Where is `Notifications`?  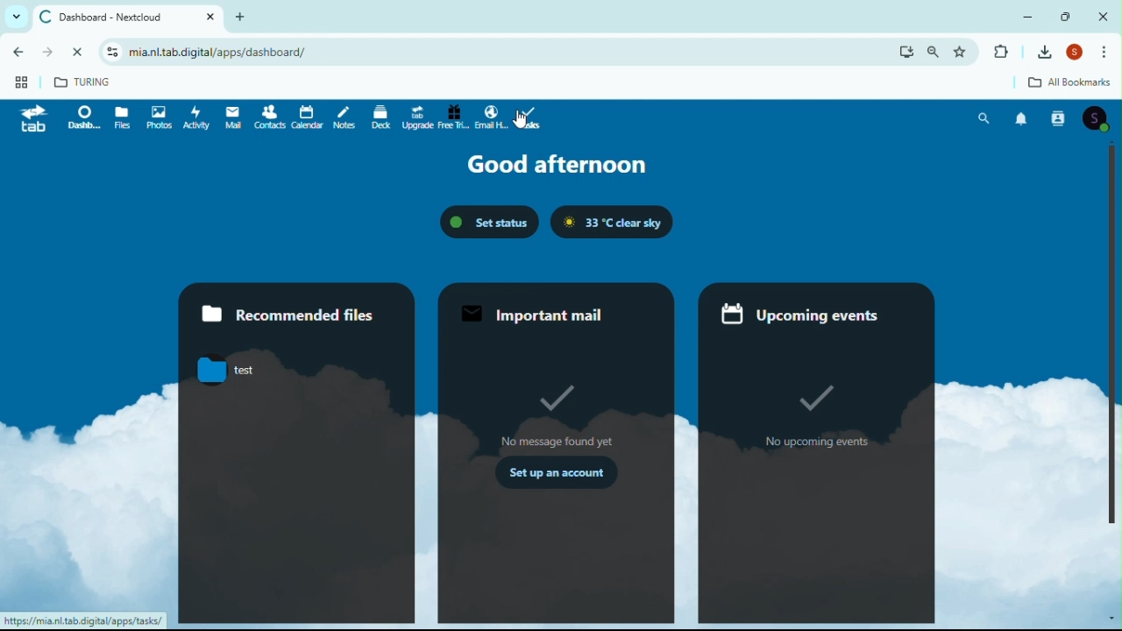 Notifications is located at coordinates (1025, 117).